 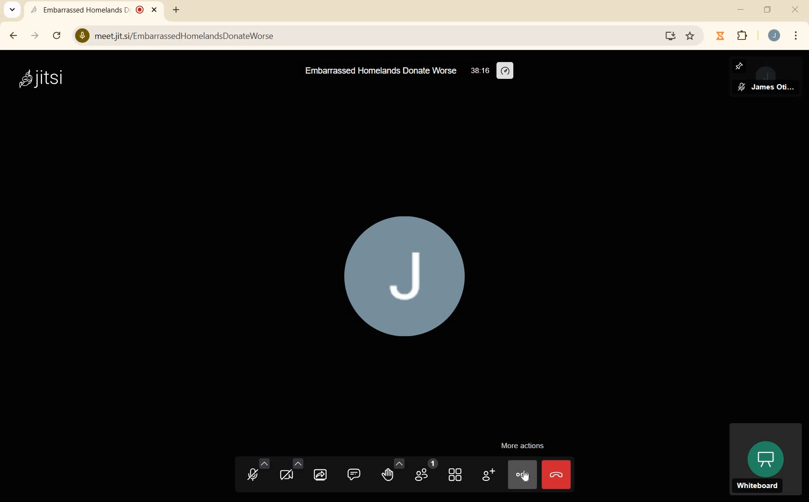 What do you see at coordinates (765, 461) in the screenshot?
I see `whiteboard` at bounding box center [765, 461].